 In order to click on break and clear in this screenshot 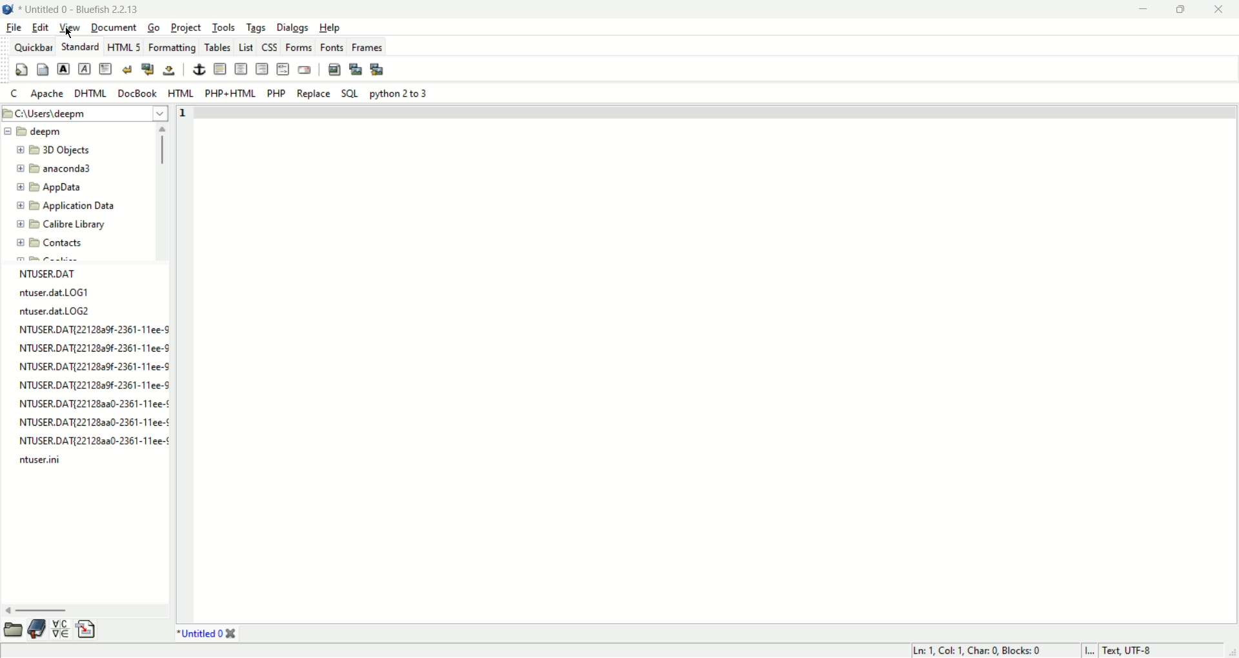, I will do `click(147, 70)`.